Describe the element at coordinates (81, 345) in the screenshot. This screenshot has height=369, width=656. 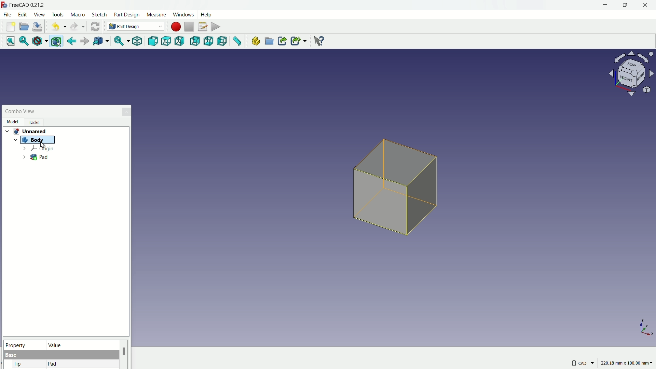
I see `value` at that location.